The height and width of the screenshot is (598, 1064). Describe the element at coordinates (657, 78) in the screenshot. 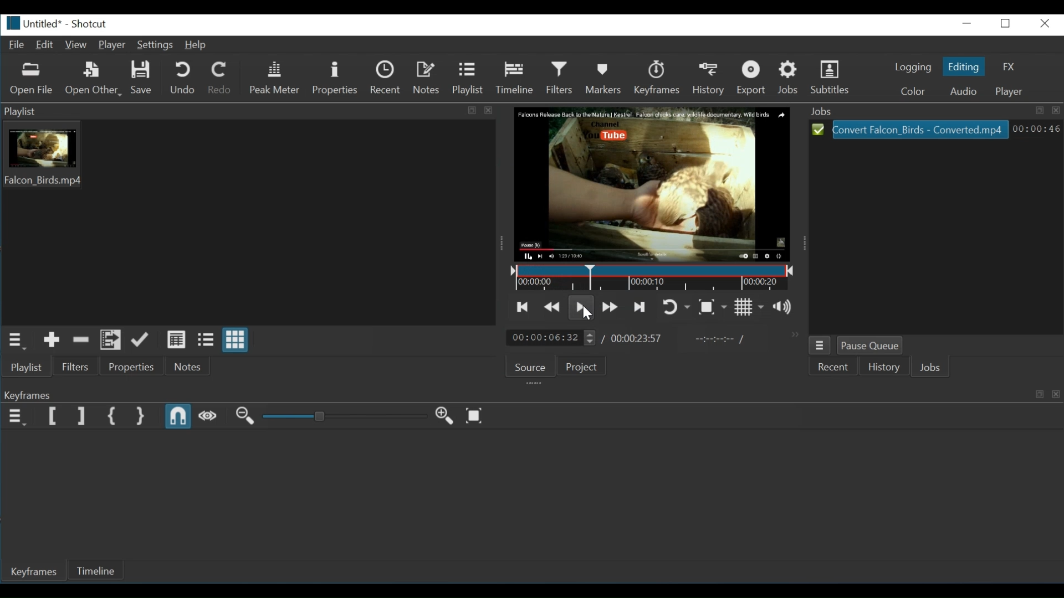

I see `Keyframes` at that location.